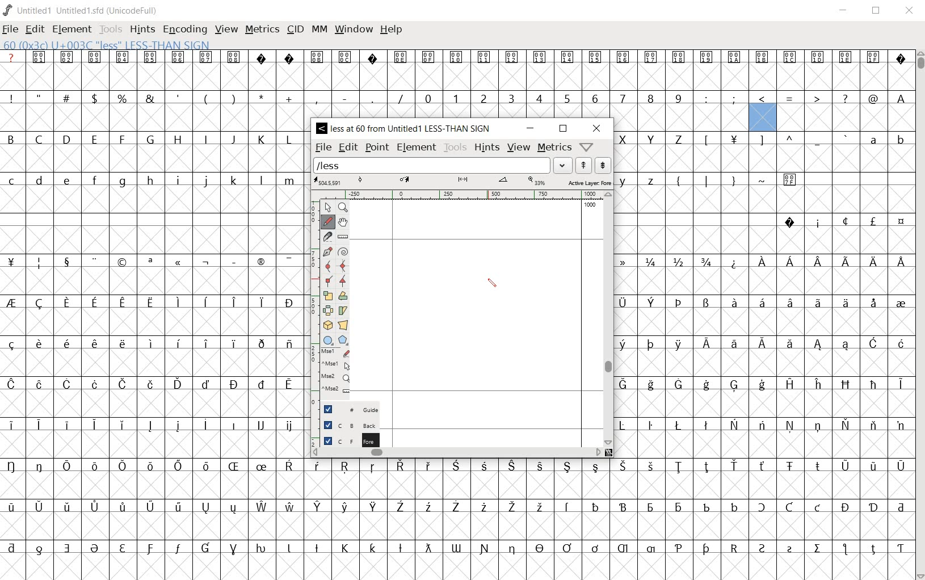 The width and height of the screenshot is (925, 580). What do you see at coordinates (406, 129) in the screenshot?
I see `< less at 60 from Untitled1 LESS-THAN SIGN` at bounding box center [406, 129].